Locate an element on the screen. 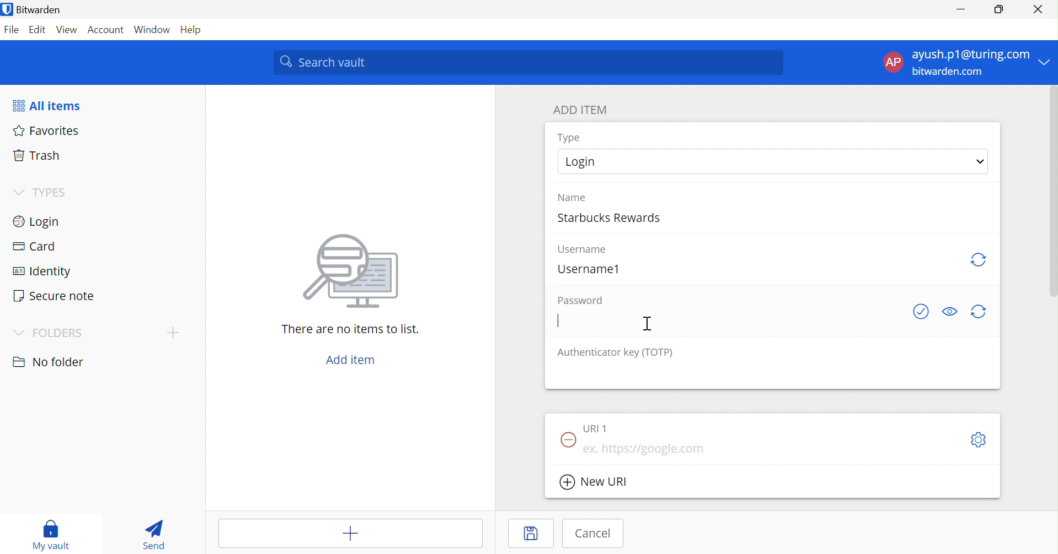 The height and width of the screenshot is (554, 1058). View is located at coordinates (67, 31).